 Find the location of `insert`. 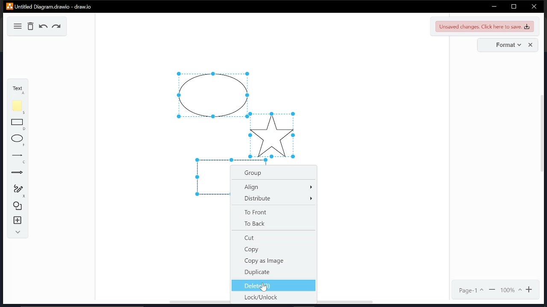

insert is located at coordinates (18, 220).